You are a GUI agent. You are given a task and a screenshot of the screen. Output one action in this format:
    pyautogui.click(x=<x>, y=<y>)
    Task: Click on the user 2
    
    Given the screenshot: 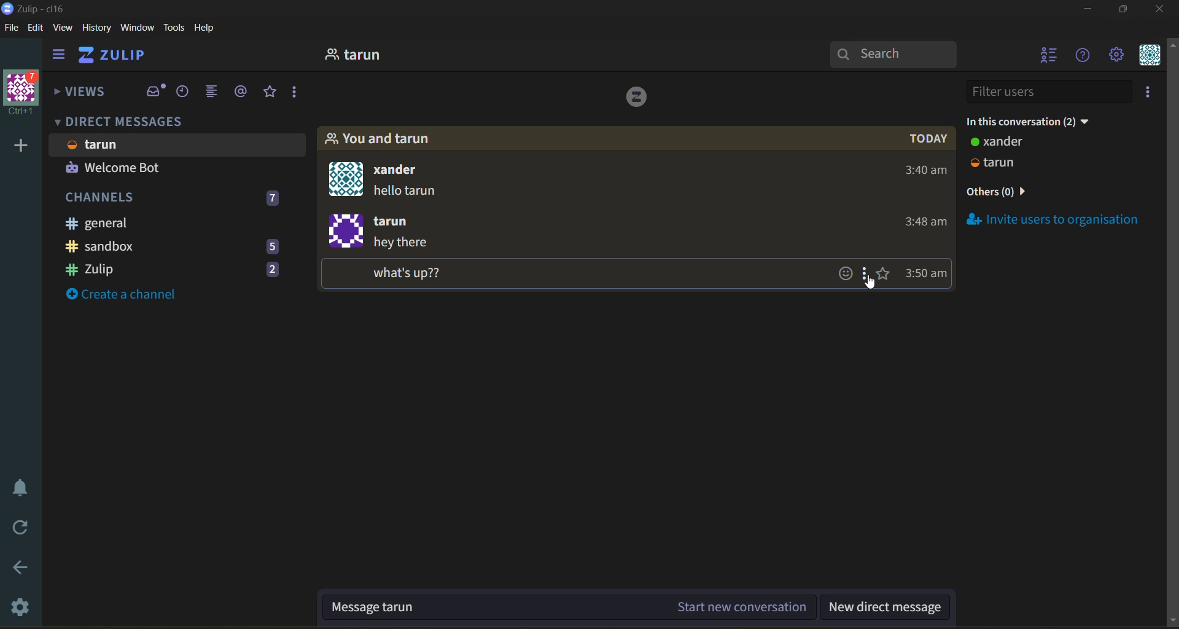 What is the action you would take?
    pyautogui.click(x=1002, y=164)
    